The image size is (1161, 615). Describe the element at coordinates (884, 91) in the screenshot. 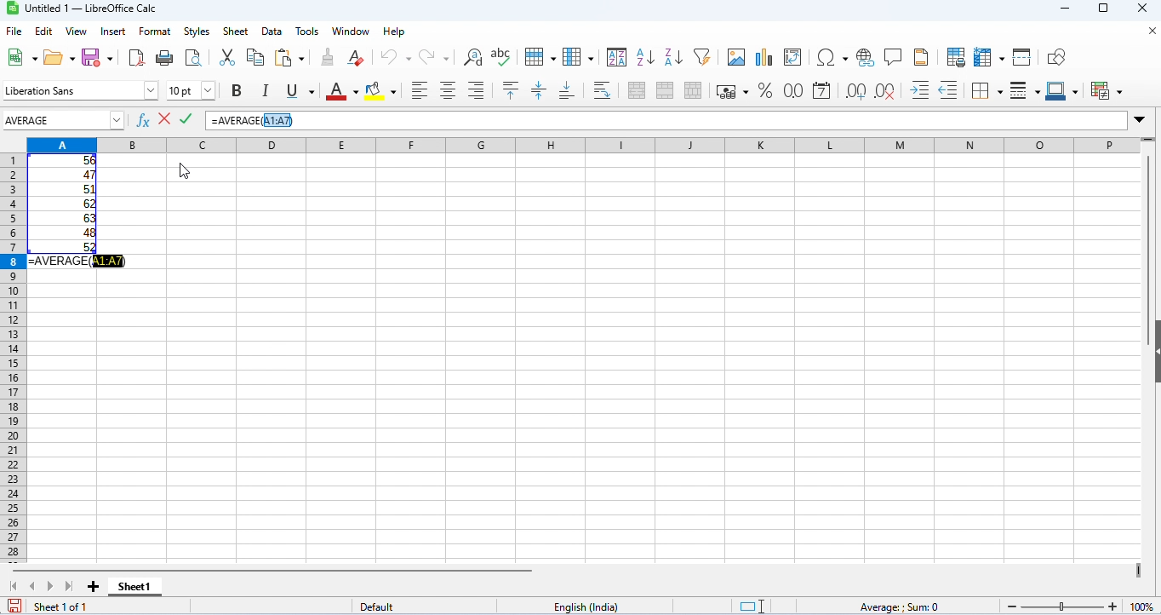

I see `delete decimal place` at that location.